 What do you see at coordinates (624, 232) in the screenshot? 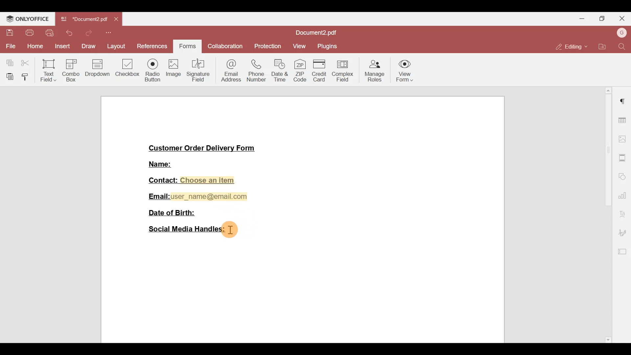
I see `Signature settings` at bounding box center [624, 232].